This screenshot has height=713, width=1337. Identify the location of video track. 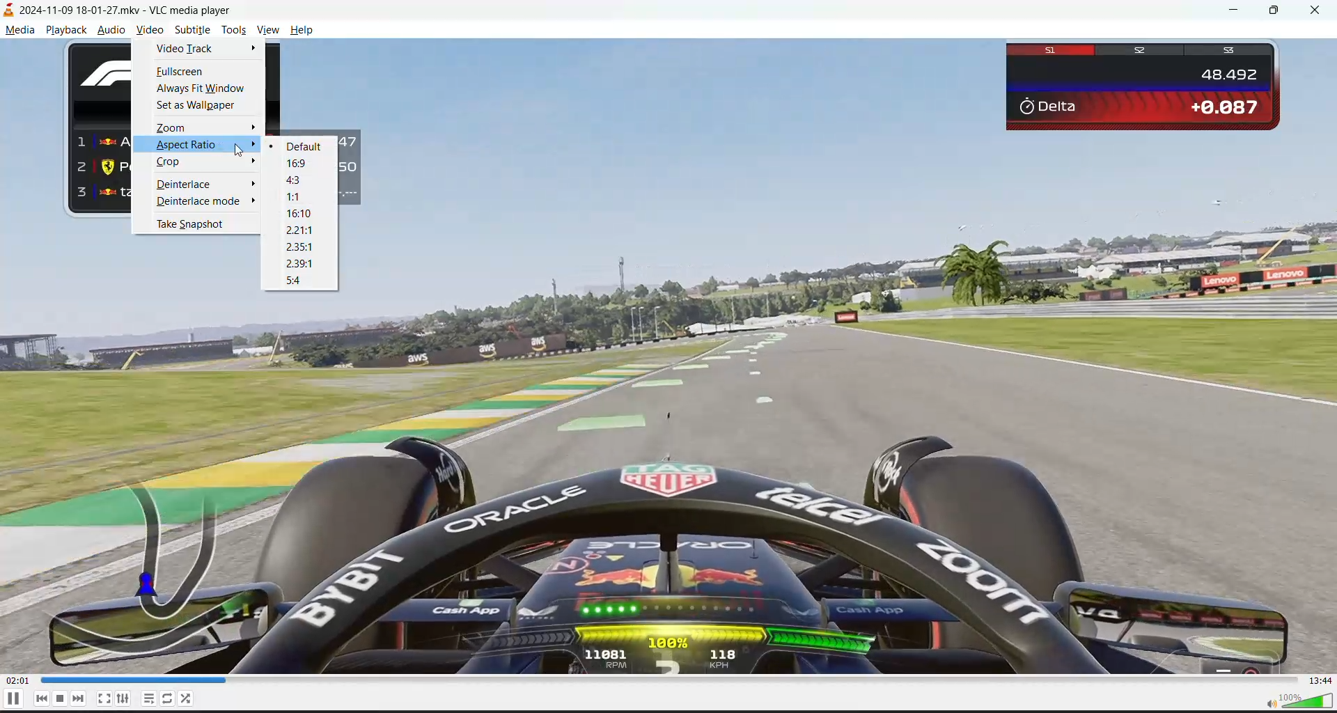
(185, 51).